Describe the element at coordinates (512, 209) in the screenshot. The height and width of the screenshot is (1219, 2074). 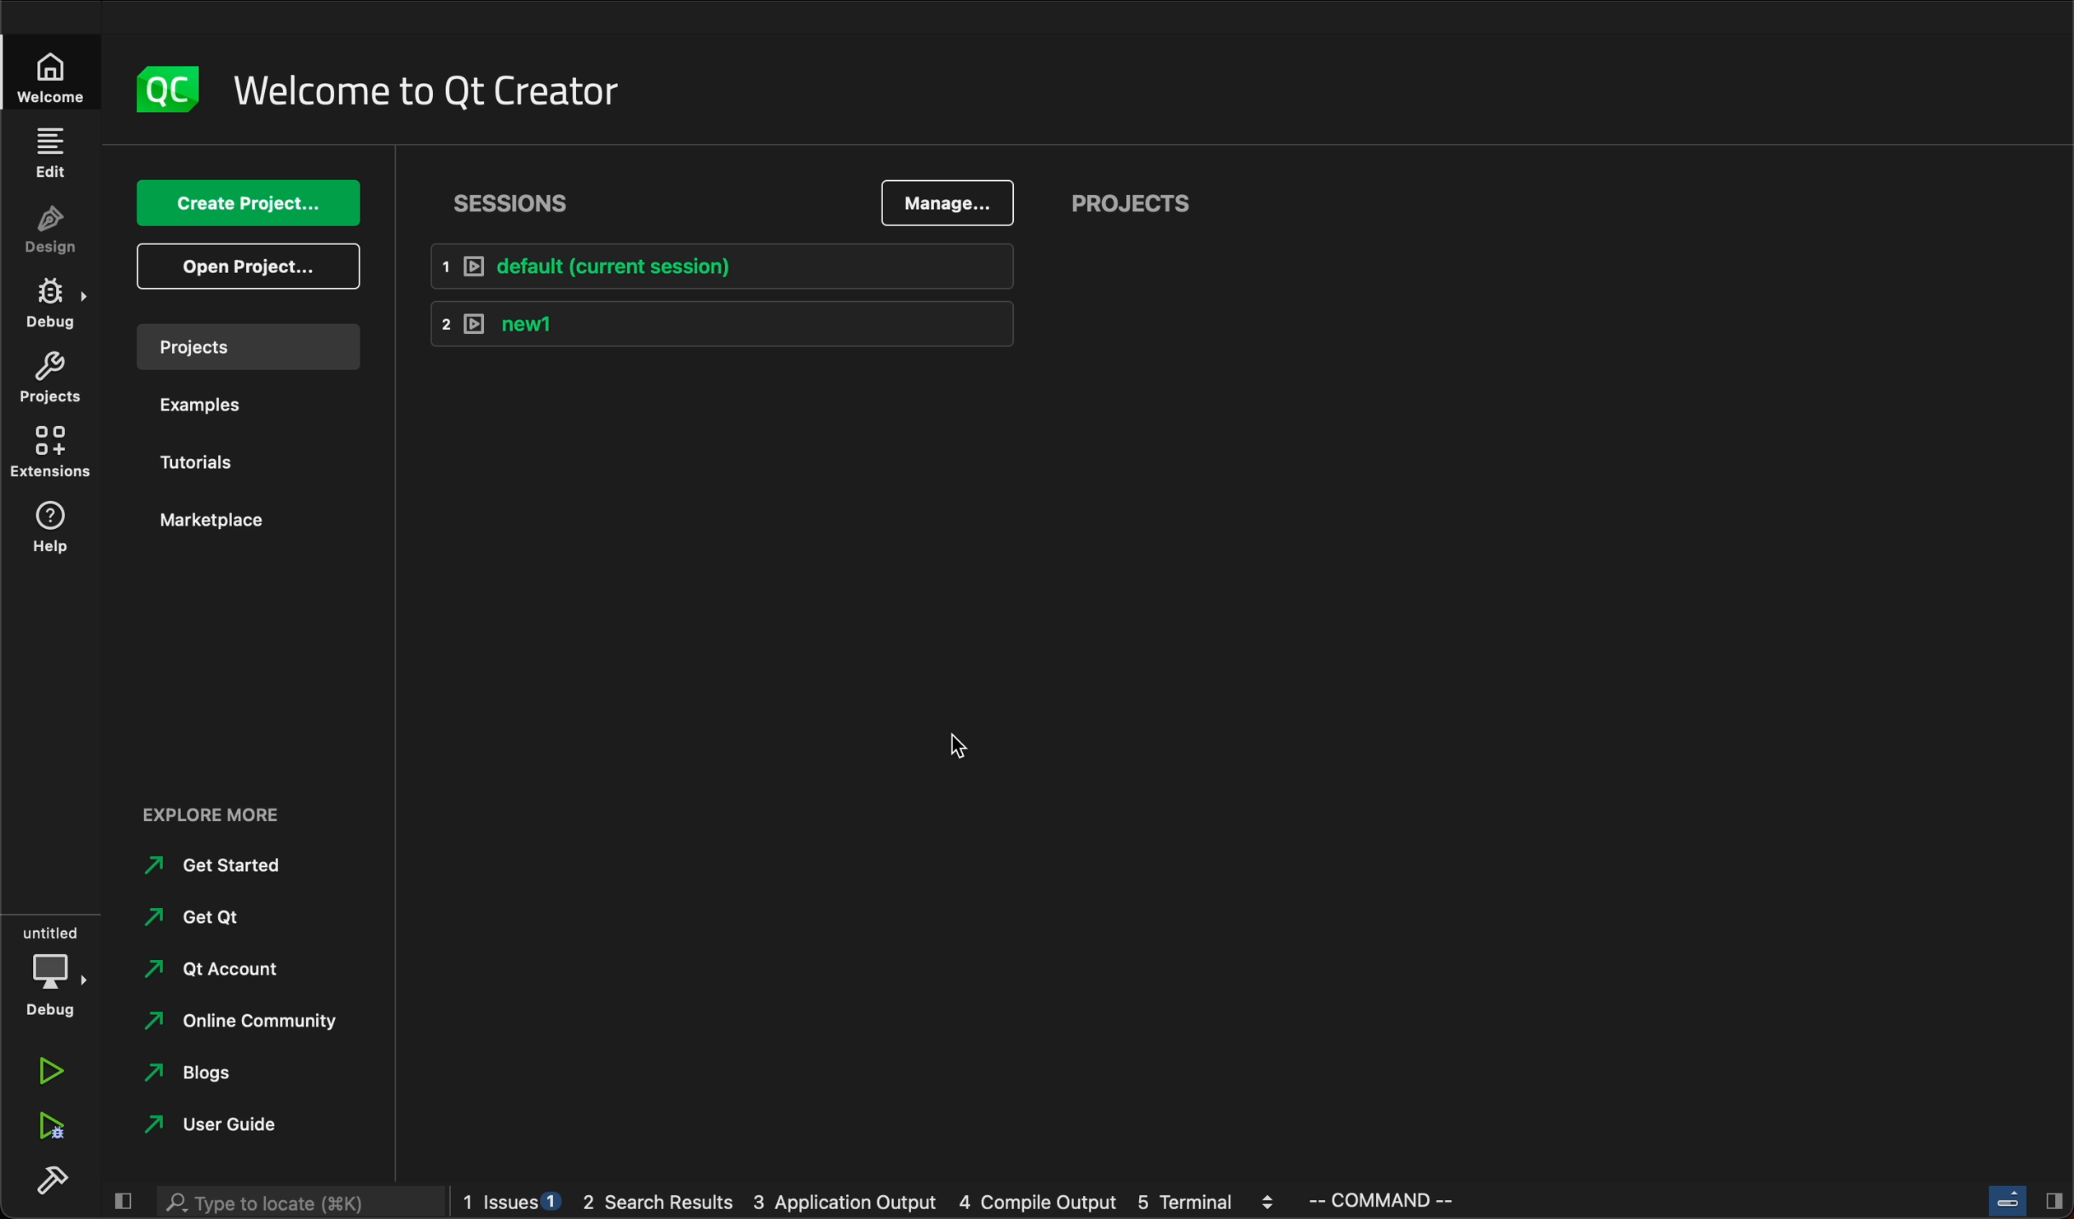
I see `sessions` at that location.